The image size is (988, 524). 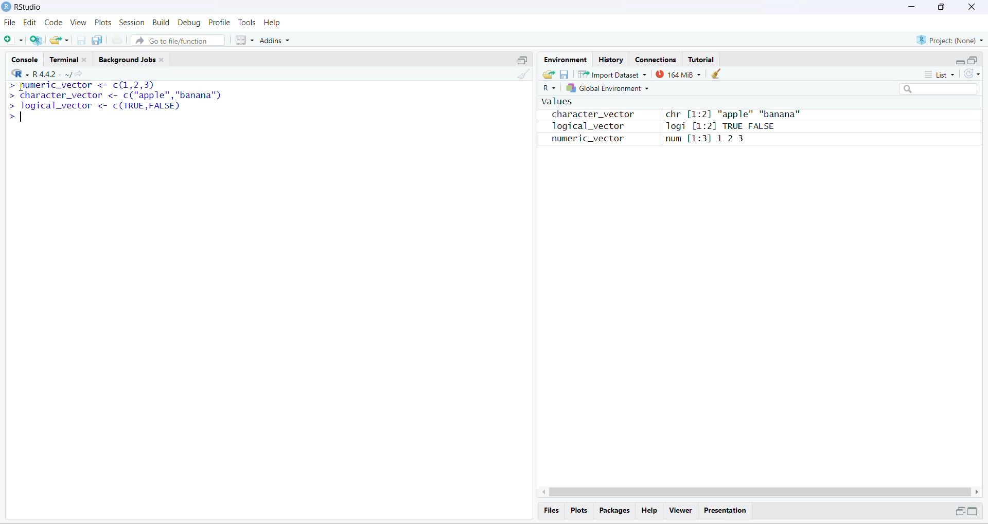 What do you see at coordinates (104, 23) in the screenshot?
I see `Plots` at bounding box center [104, 23].